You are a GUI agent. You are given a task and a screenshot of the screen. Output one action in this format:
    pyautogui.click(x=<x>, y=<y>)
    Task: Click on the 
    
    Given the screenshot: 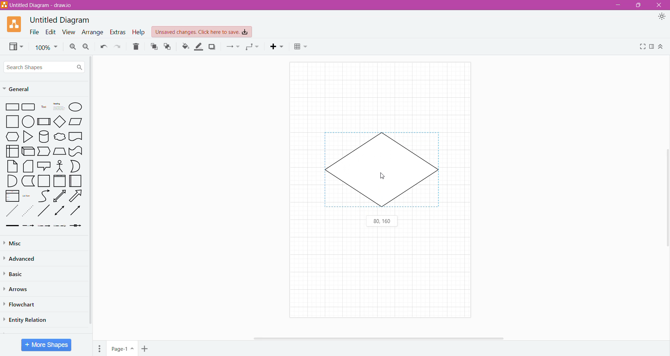 What is the action you would take?
    pyautogui.click(x=122, y=349)
    